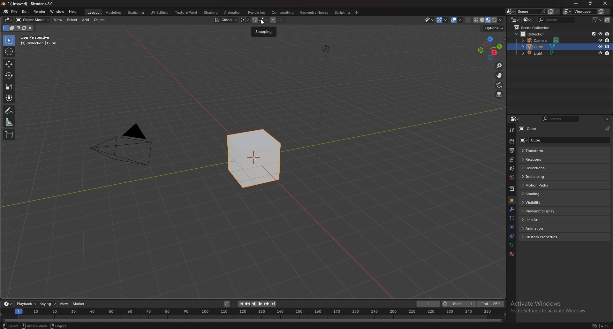 The height and width of the screenshot is (329, 613). I want to click on perspective/orthographic, so click(499, 94).